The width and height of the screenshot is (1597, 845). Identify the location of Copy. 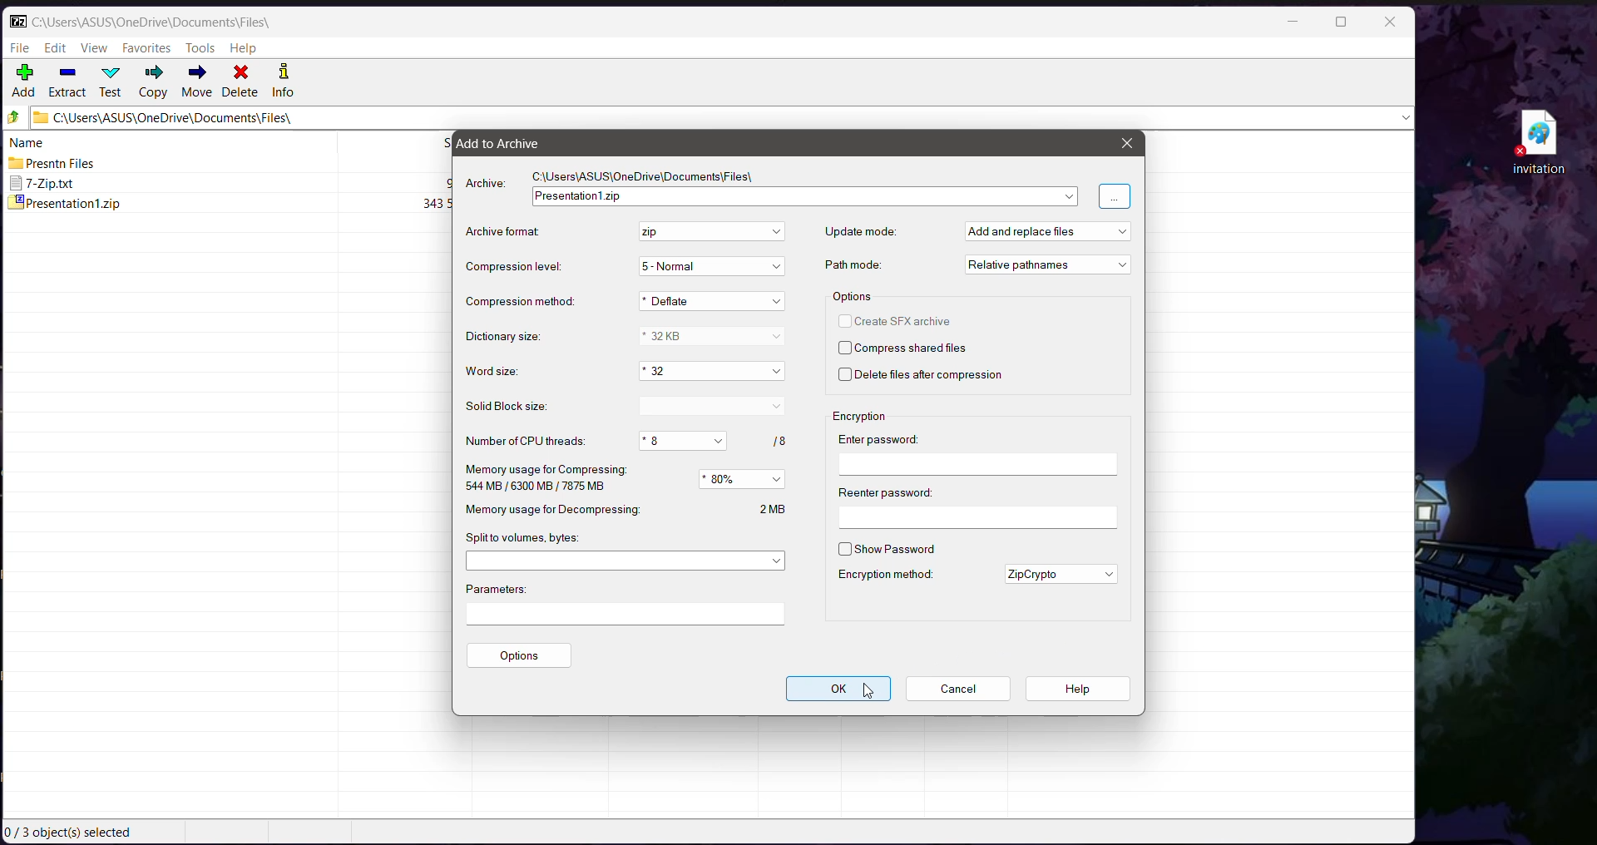
(153, 82).